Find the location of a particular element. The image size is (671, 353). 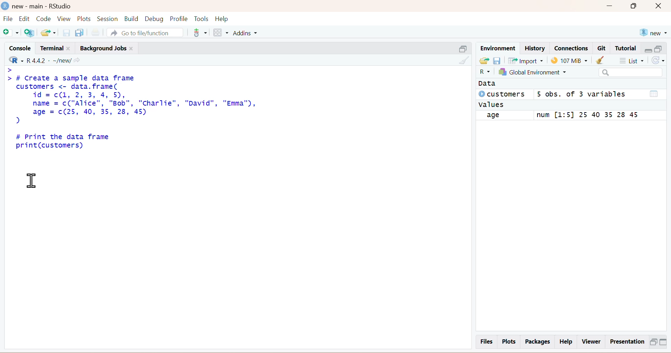

age num [1:5] 25 40 35 28 45 is located at coordinates (567, 115).